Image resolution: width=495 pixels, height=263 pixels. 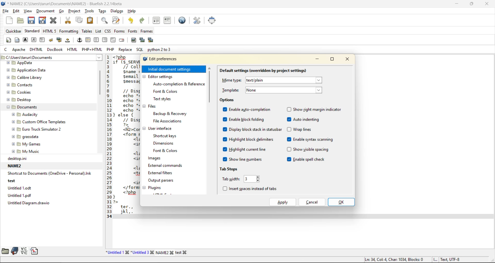 What do you see at coordinates (98, 31) in the screenshot?
I see `list` at bounding box center [98, 31].